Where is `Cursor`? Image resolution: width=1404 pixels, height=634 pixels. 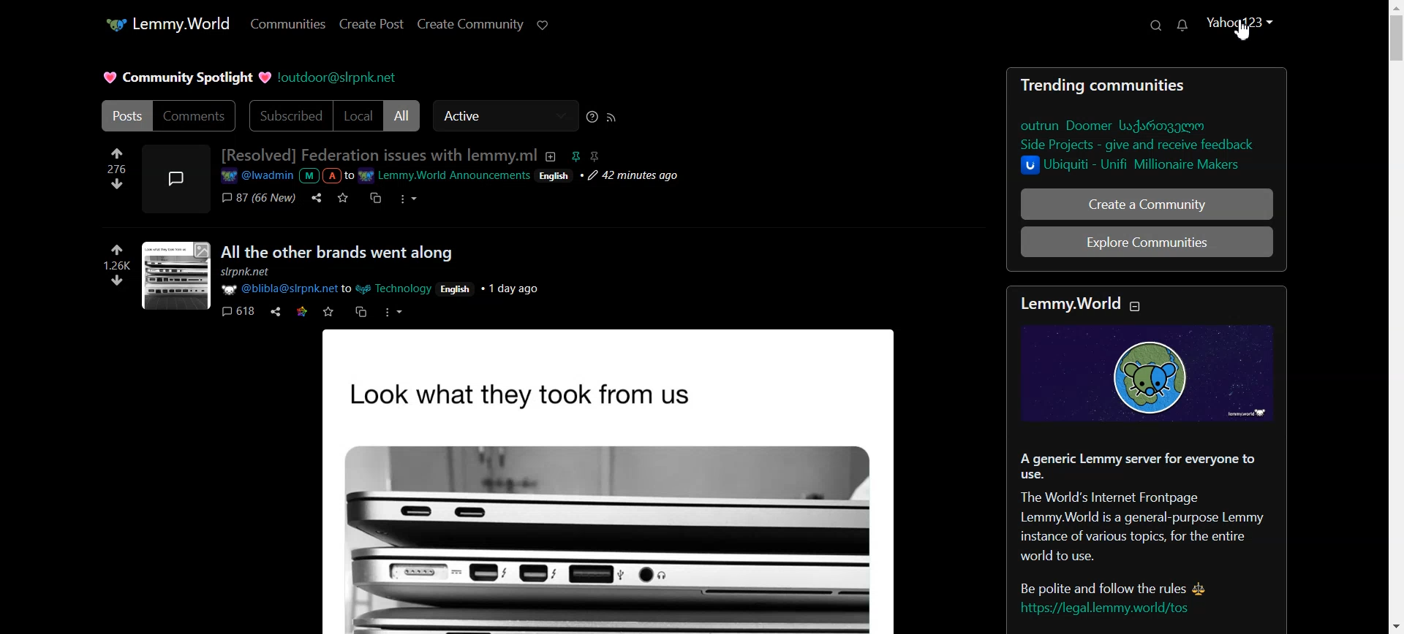 Cursor is located at coordinates (1245, 30).